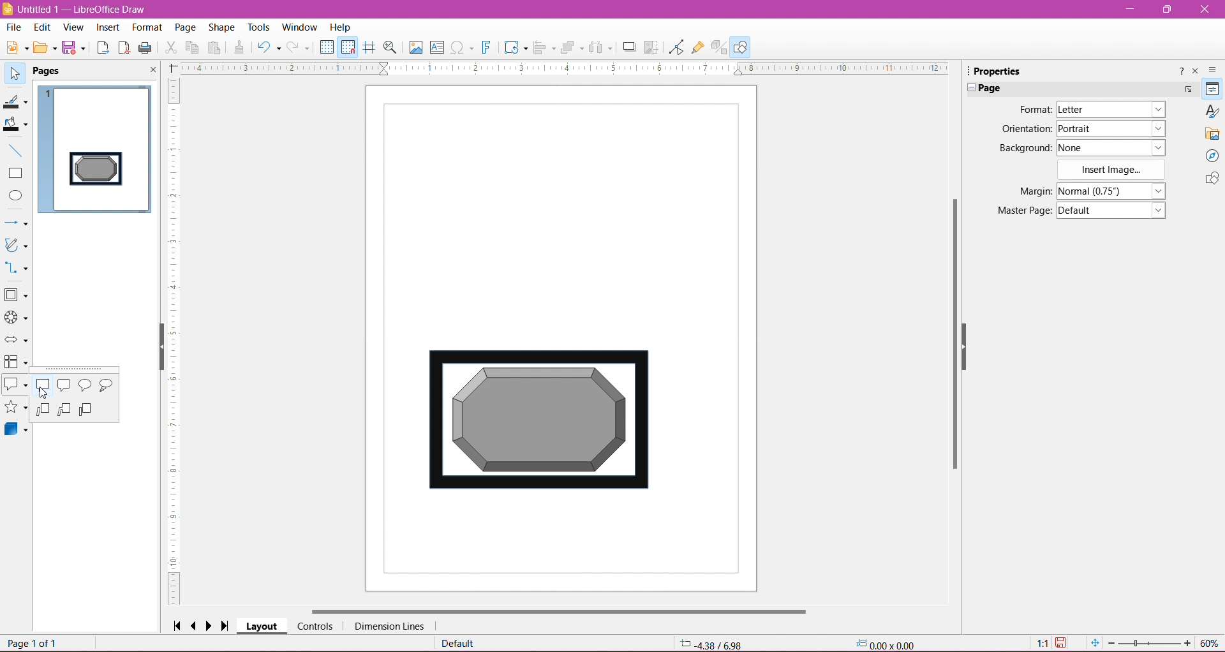 The image size is (1225, 652). I want to click on Pages, so click(49, 71).